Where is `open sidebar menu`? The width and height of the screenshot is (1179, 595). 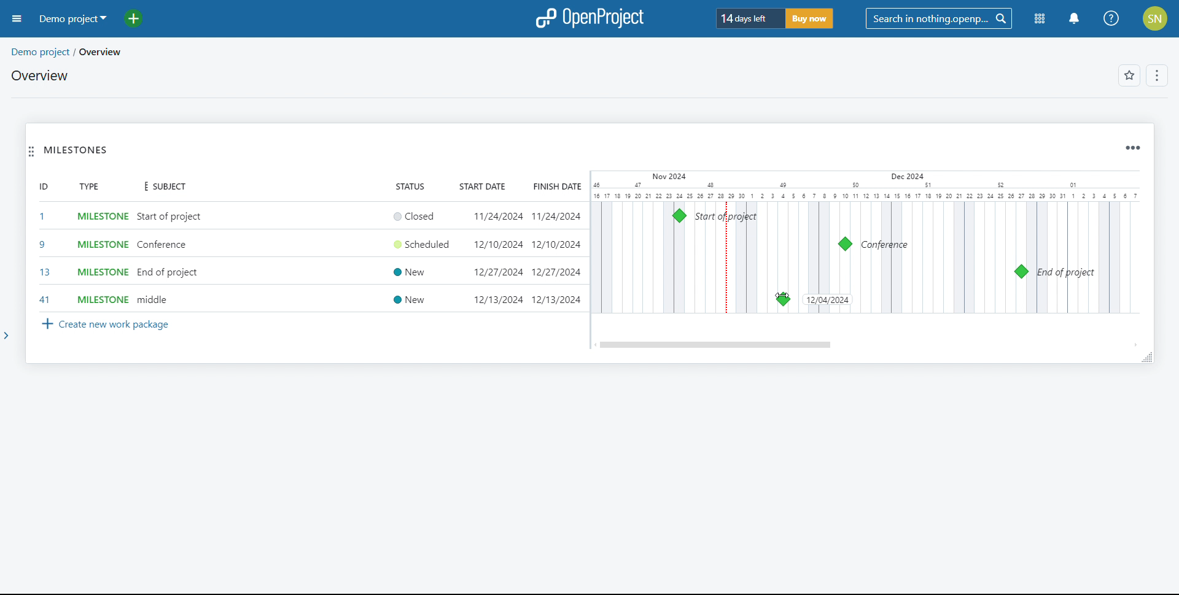 open sidebar menu is located at coordinates (17, 19).